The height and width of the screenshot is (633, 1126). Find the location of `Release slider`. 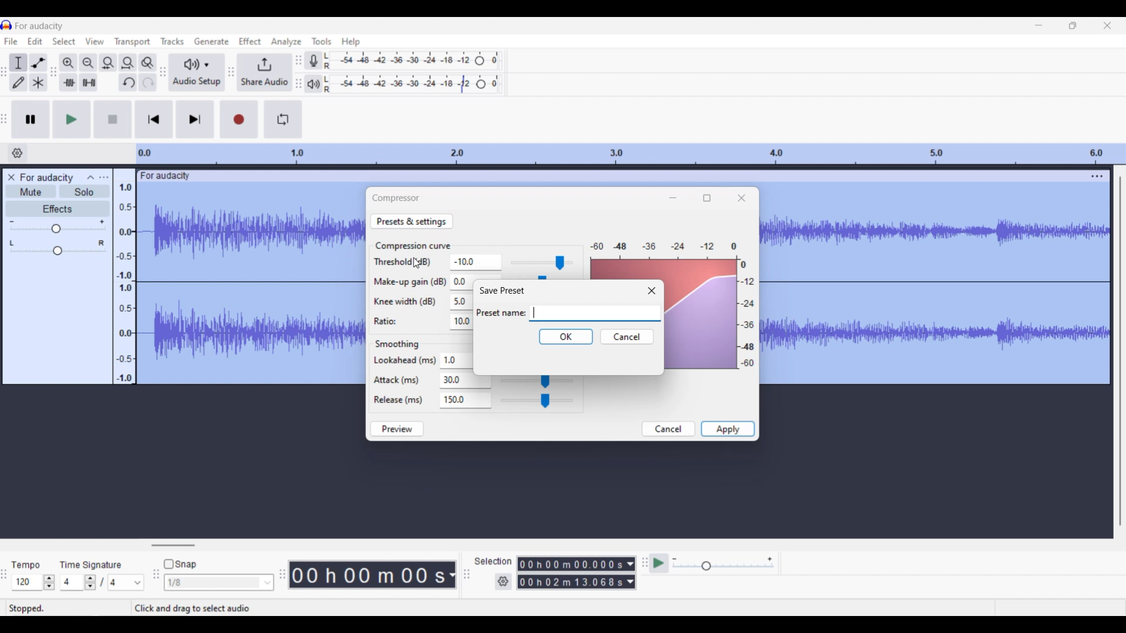

Release slider is located at coordinates (537, 400).